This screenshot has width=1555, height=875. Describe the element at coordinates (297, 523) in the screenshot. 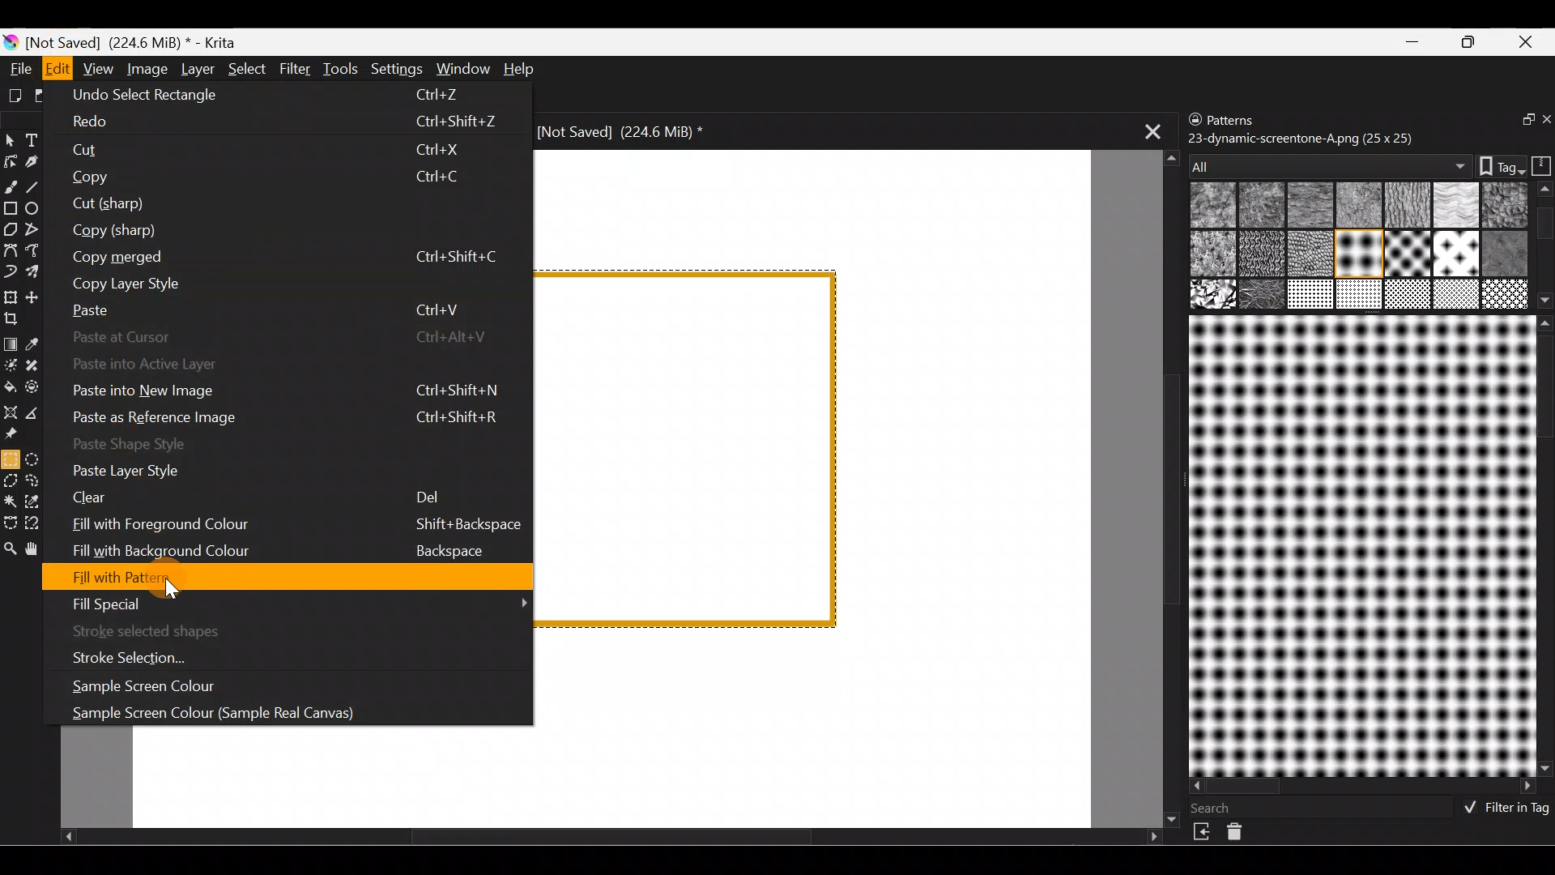

I see `Fill with foreground colour` at that location.